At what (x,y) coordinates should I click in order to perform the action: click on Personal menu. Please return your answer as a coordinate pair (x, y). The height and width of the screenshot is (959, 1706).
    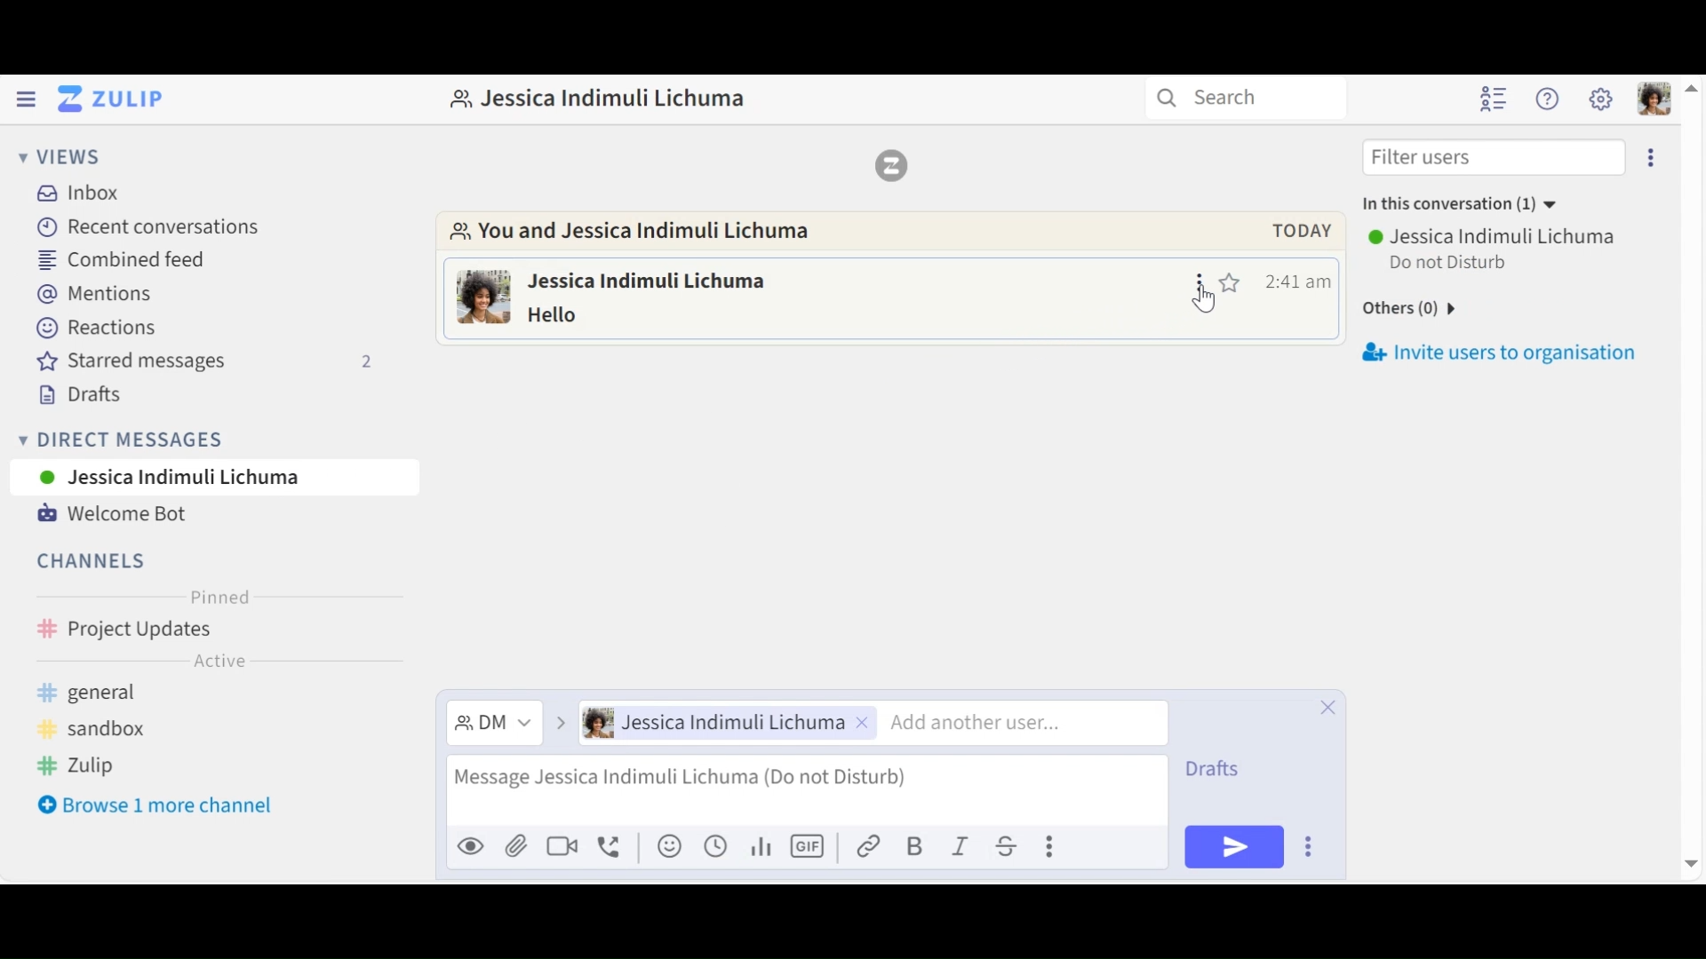
    Looking at the image, I should click on (1654, 99).